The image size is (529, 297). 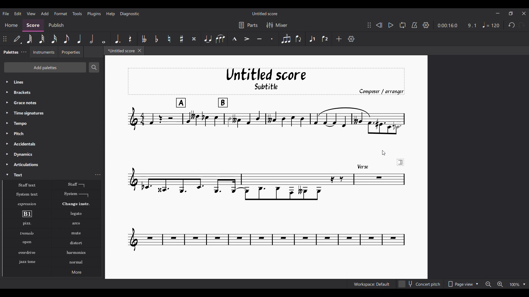 I want to click on System text, so click(x=27, y=194).